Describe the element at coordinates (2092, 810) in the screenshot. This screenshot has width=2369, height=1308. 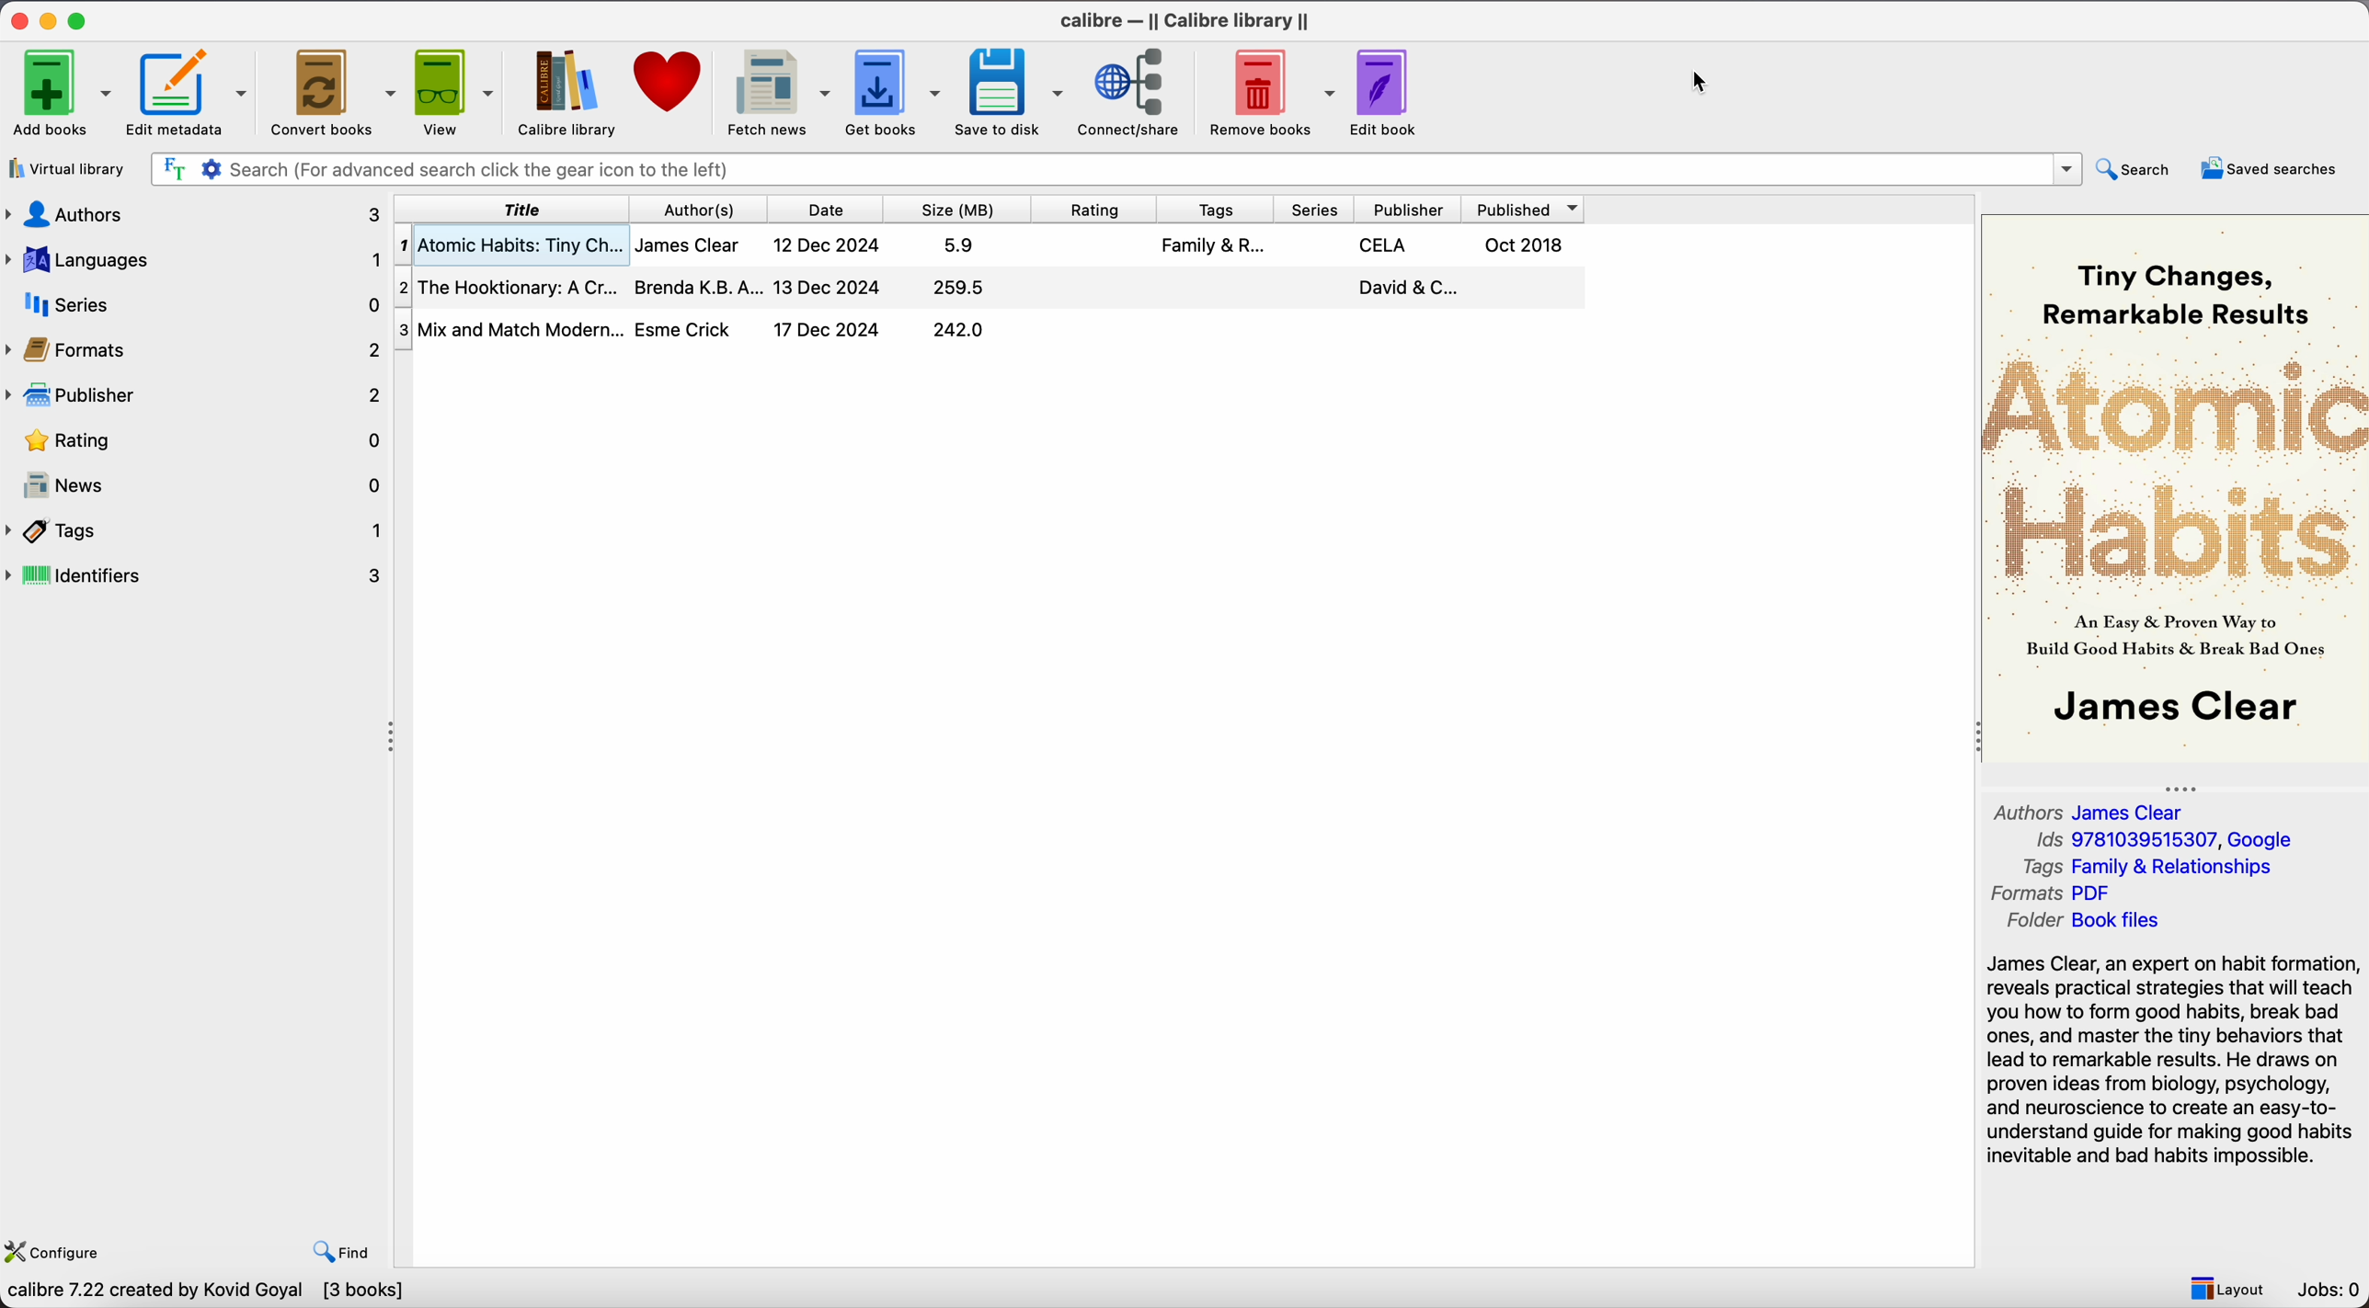
I see `Authors James Clear` at that location.